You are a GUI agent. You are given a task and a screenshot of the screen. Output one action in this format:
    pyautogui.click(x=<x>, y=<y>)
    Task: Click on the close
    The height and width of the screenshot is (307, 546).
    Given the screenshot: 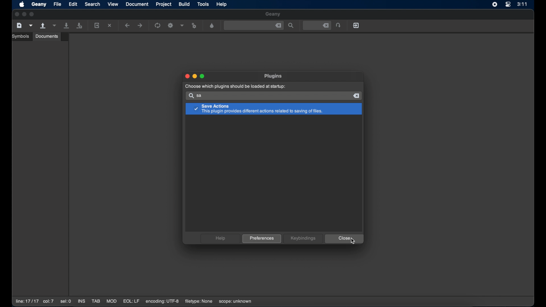 What is the action you would take?
    pyautogui.click(x=344, y=239)
    